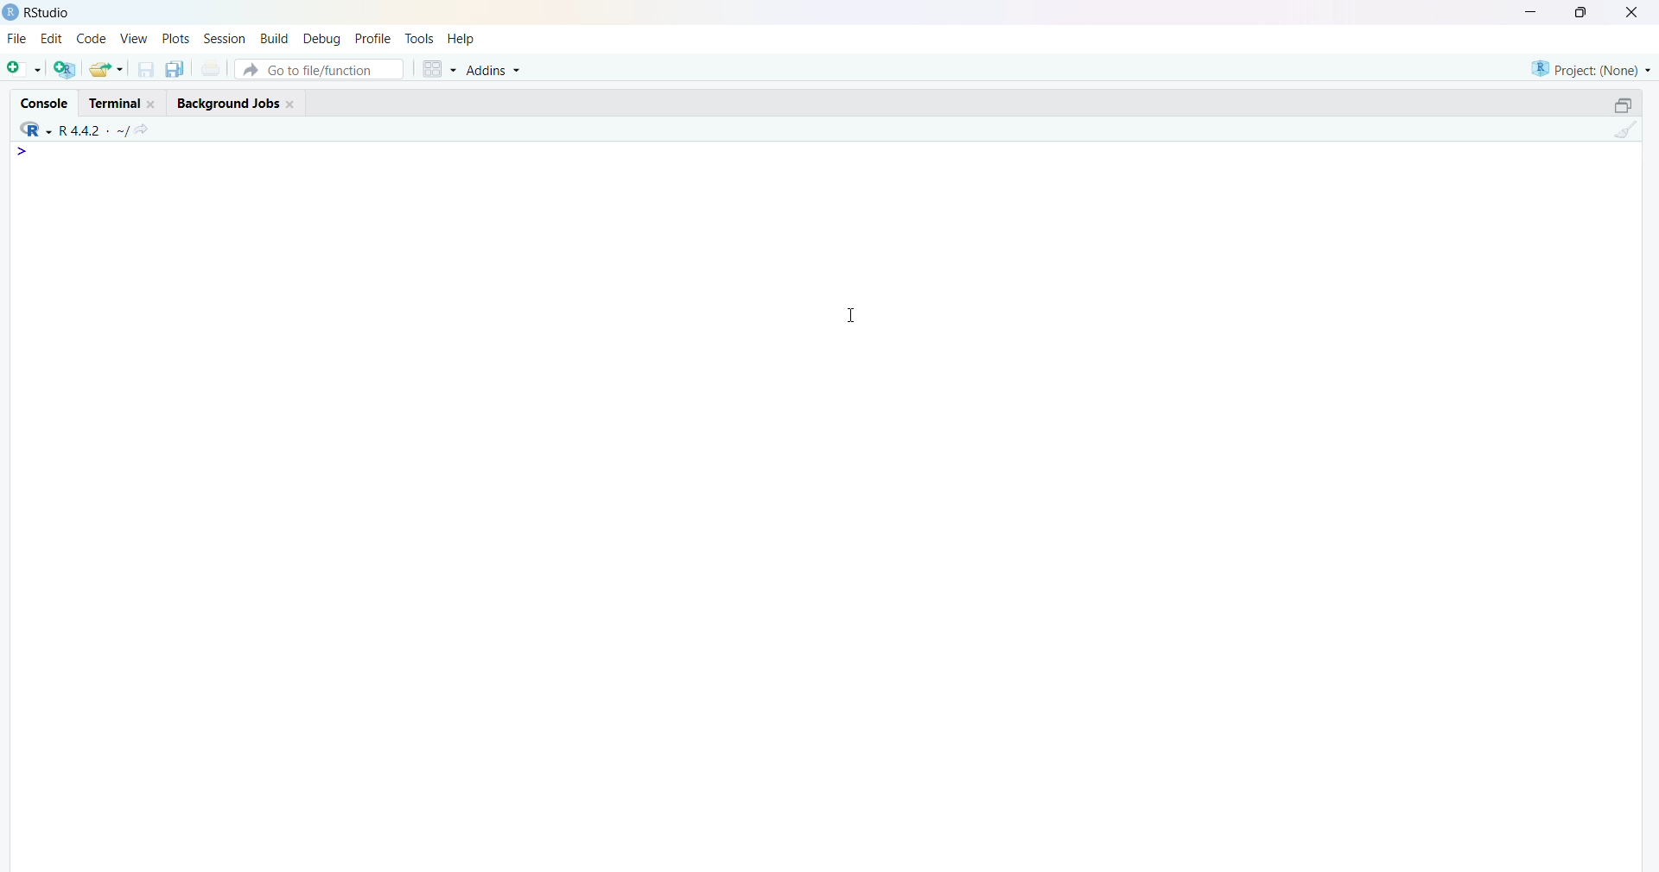  Describe the element at coordinates (107, 69) in the screenshot. I see `share` at that location.